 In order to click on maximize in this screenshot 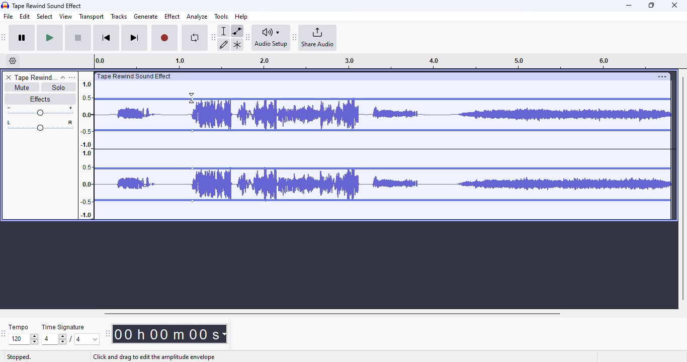, I will do `click(651, 5)`.